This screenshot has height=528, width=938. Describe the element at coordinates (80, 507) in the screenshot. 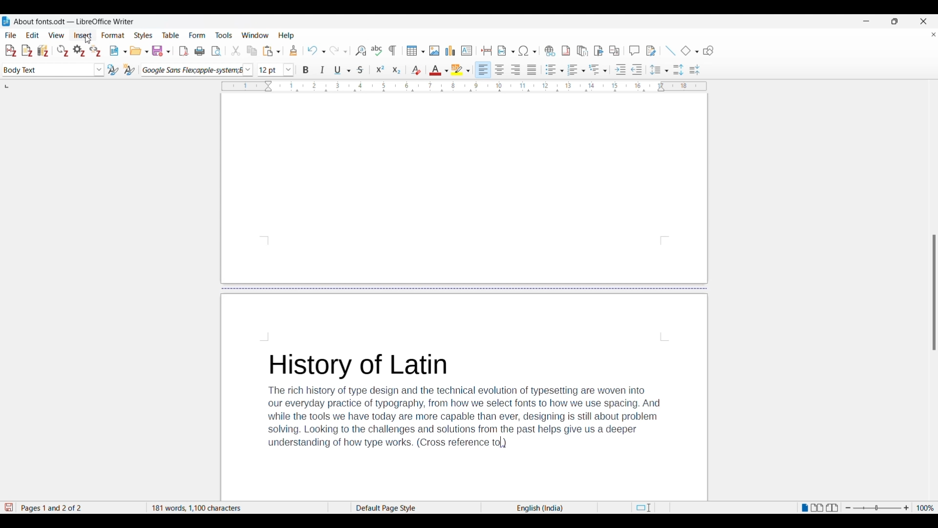

I see `Page 1 and 2 of 2` at that location.